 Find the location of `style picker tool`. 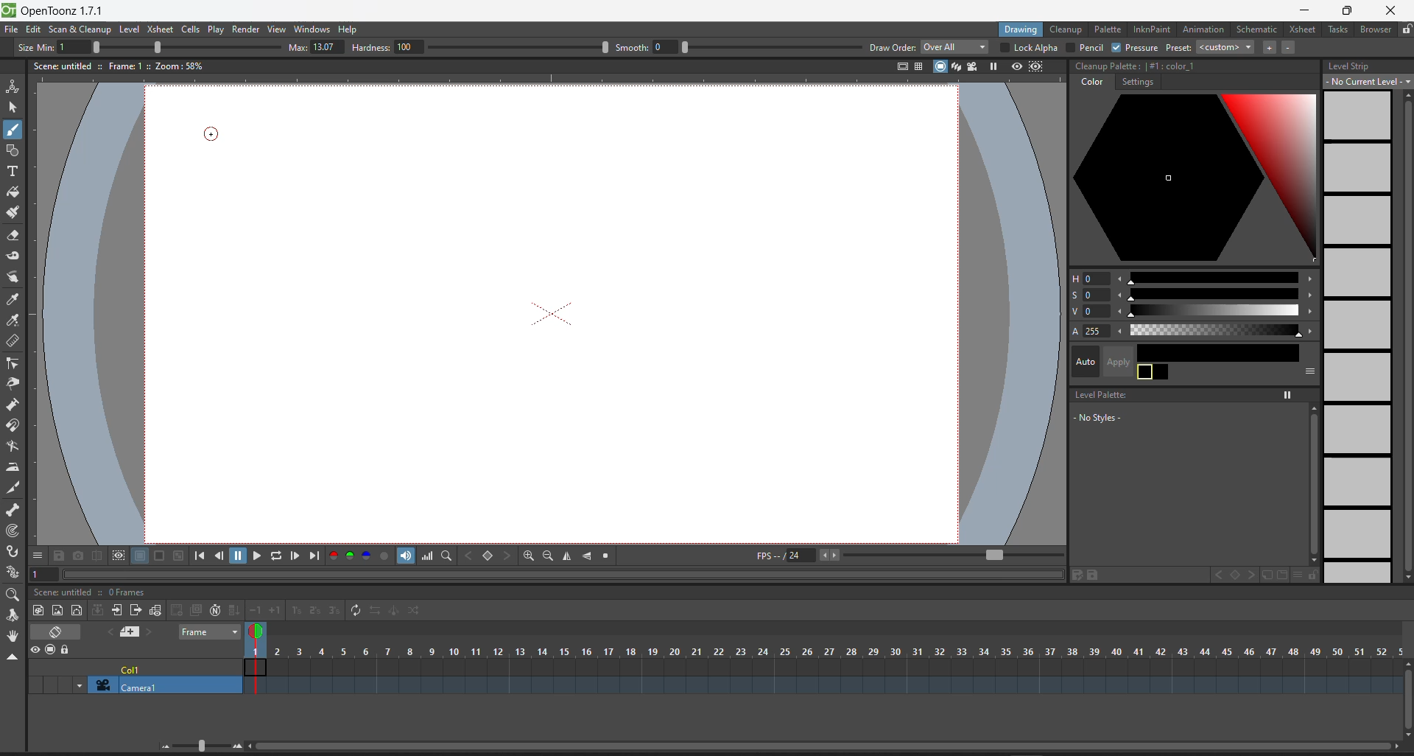

style picker tool is located at coordinates (15, 301).